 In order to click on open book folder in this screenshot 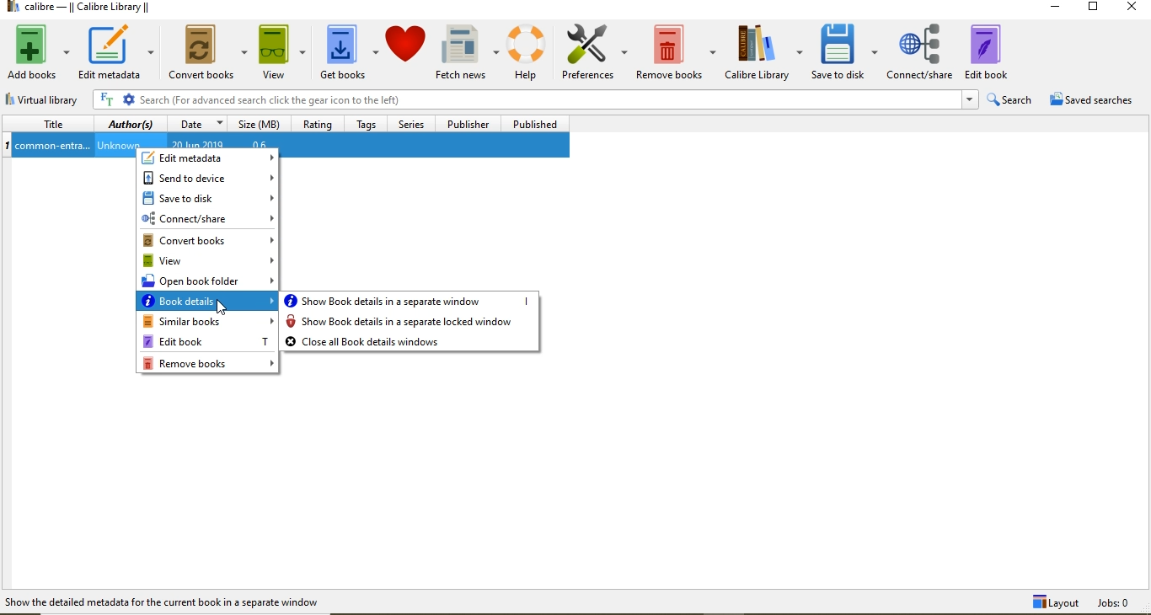, I will do `click(210, 282)`.